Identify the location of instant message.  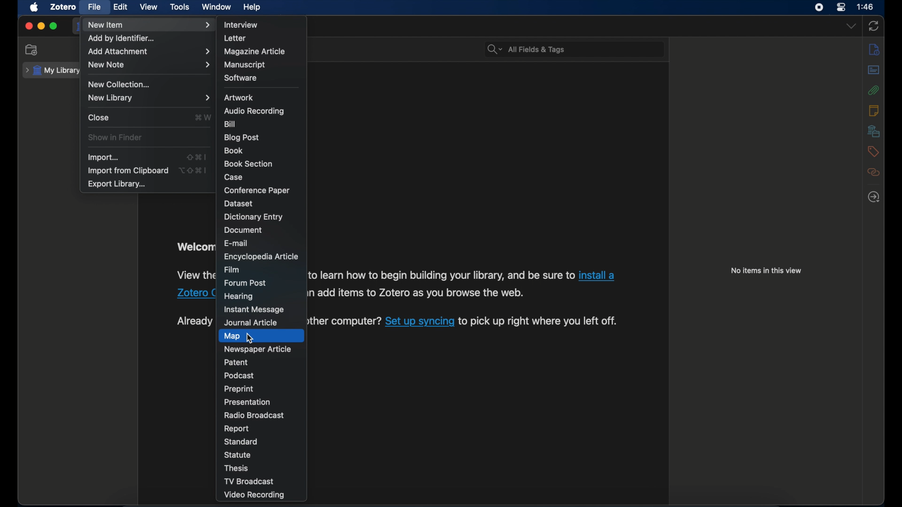
(253, 310).